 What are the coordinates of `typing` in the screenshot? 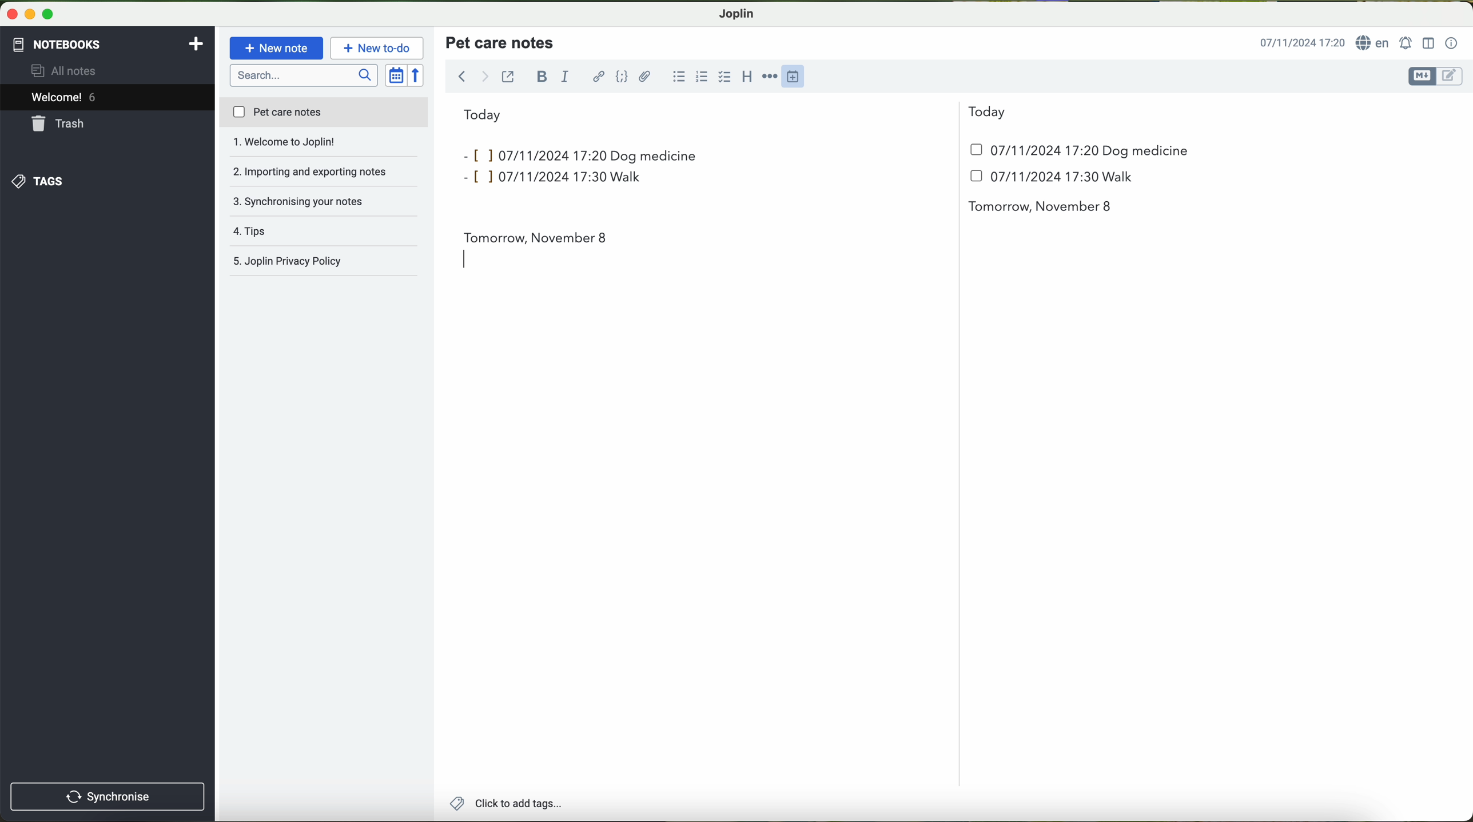 It's located at (464, 261).